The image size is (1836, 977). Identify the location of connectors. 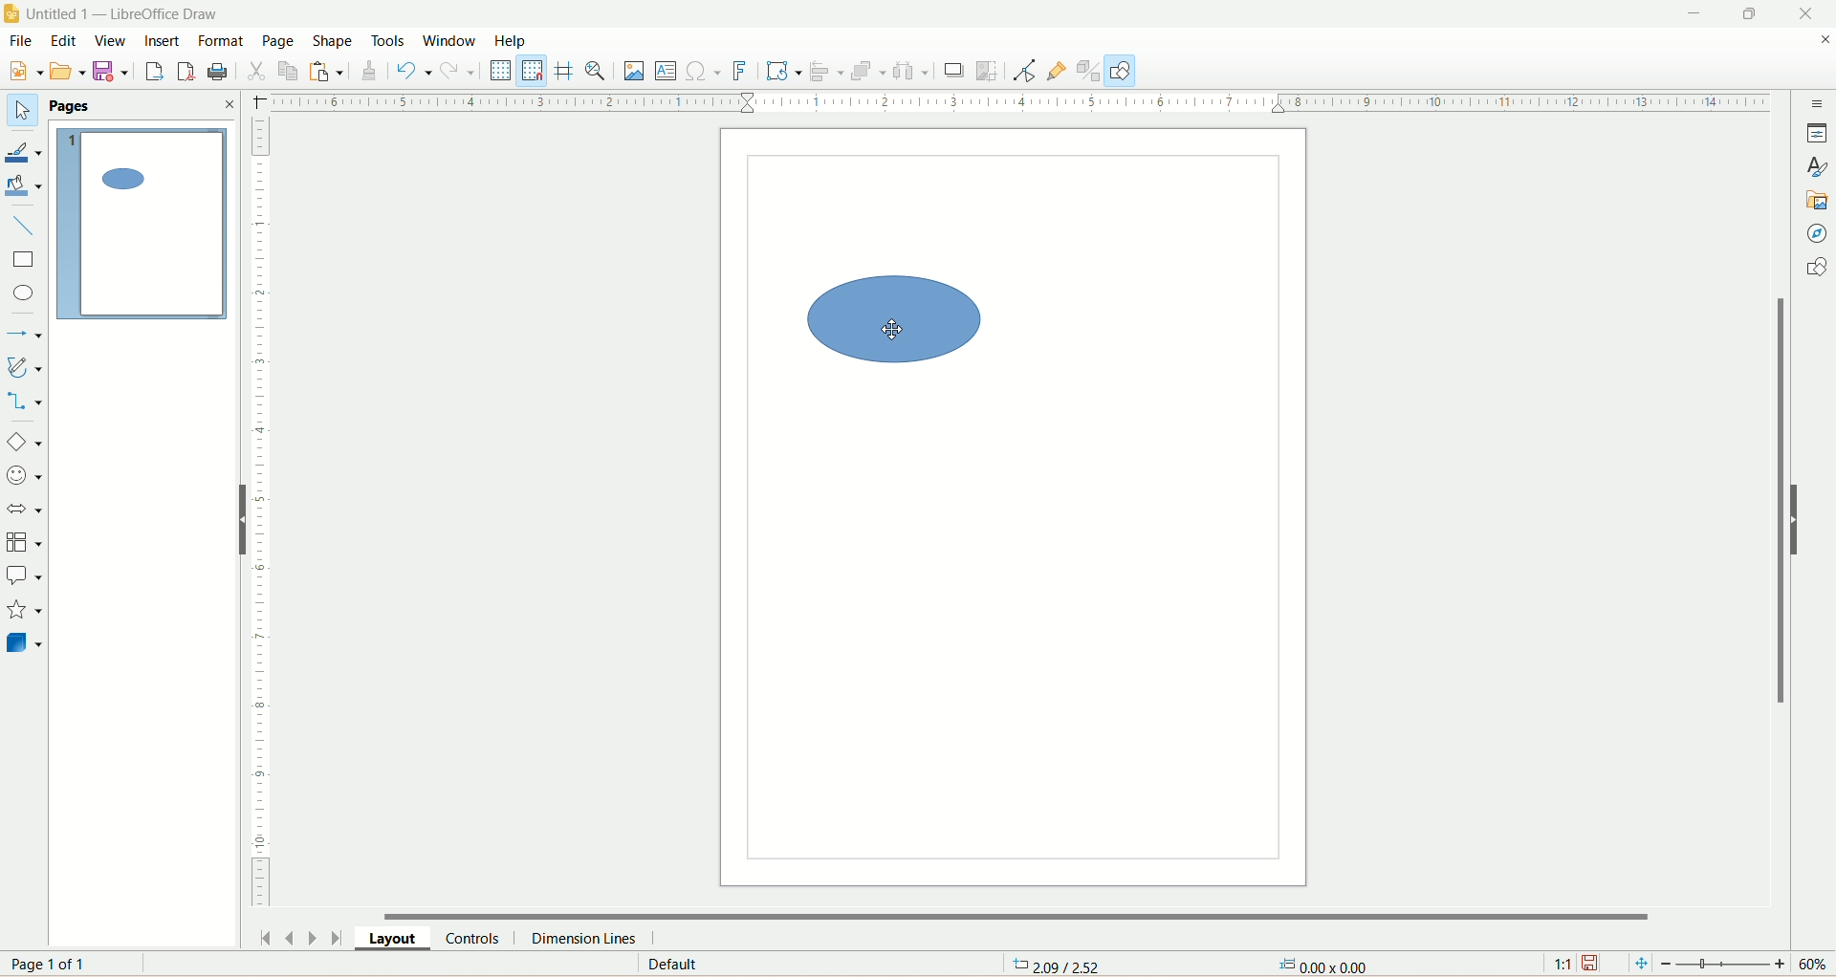
(26, 402).